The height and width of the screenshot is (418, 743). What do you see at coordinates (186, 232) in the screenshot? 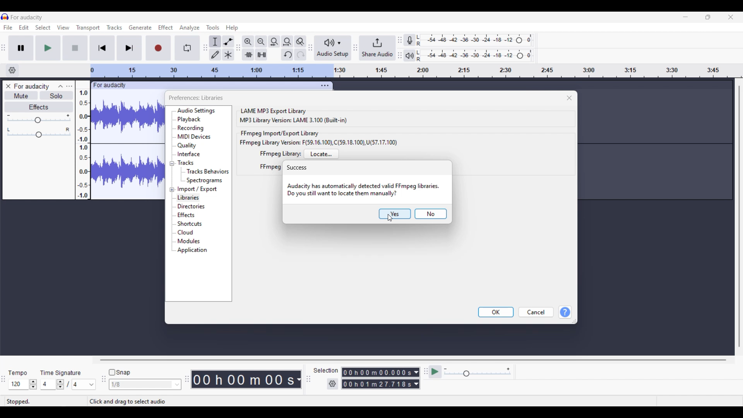
I see `Cloud ` at bounding box center [186, 232].